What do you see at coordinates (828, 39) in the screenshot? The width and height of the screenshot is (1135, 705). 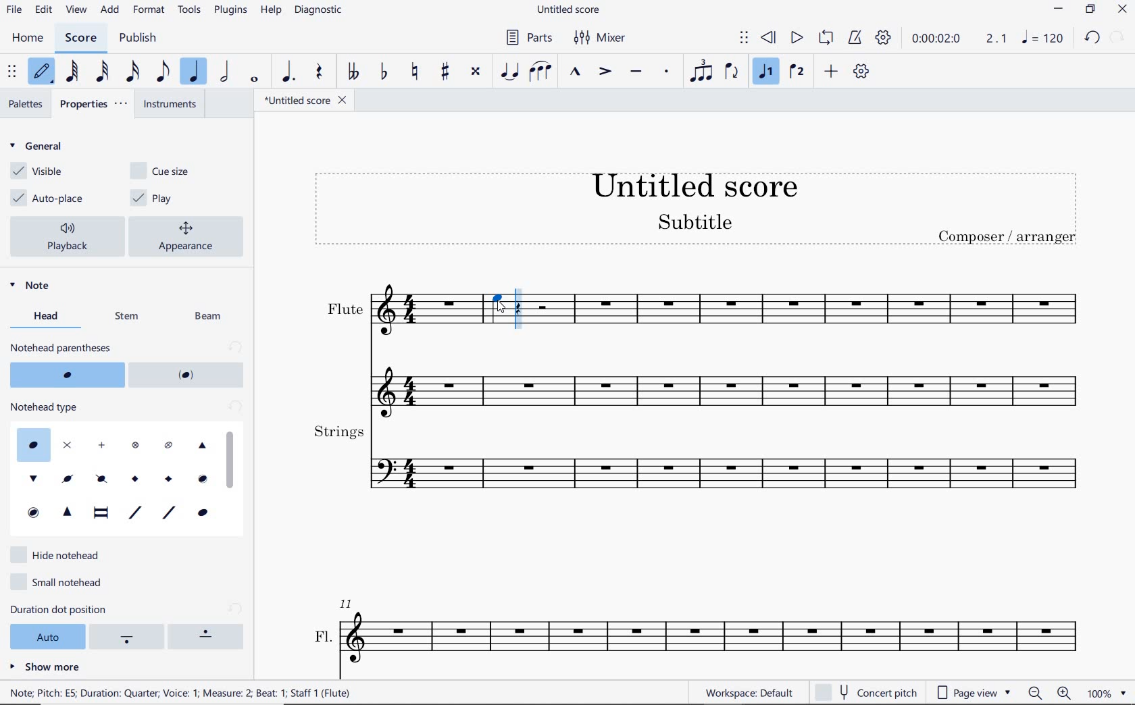 I see `LOOP PLAYBACK` at bounding box center [828, 39].